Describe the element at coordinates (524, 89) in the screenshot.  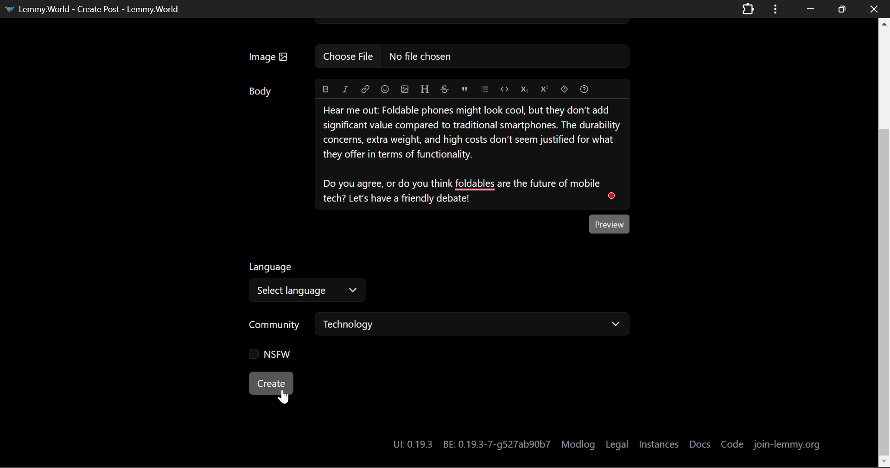
I see `subscript` at that location.